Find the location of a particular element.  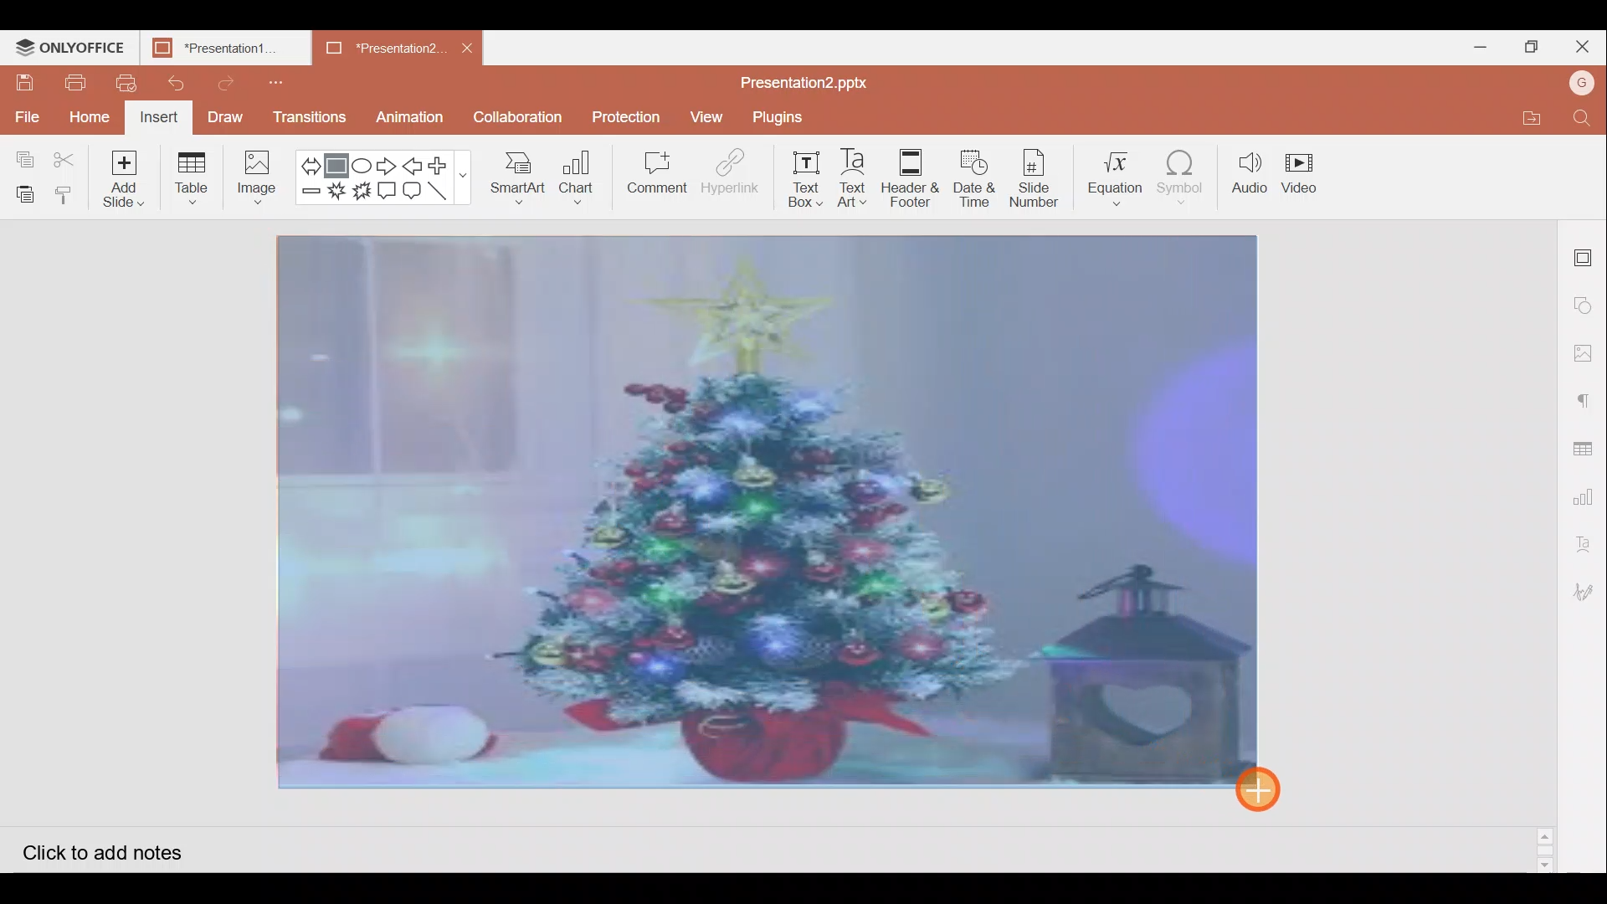

Text Art settings is located at coordinates (1590, 541).